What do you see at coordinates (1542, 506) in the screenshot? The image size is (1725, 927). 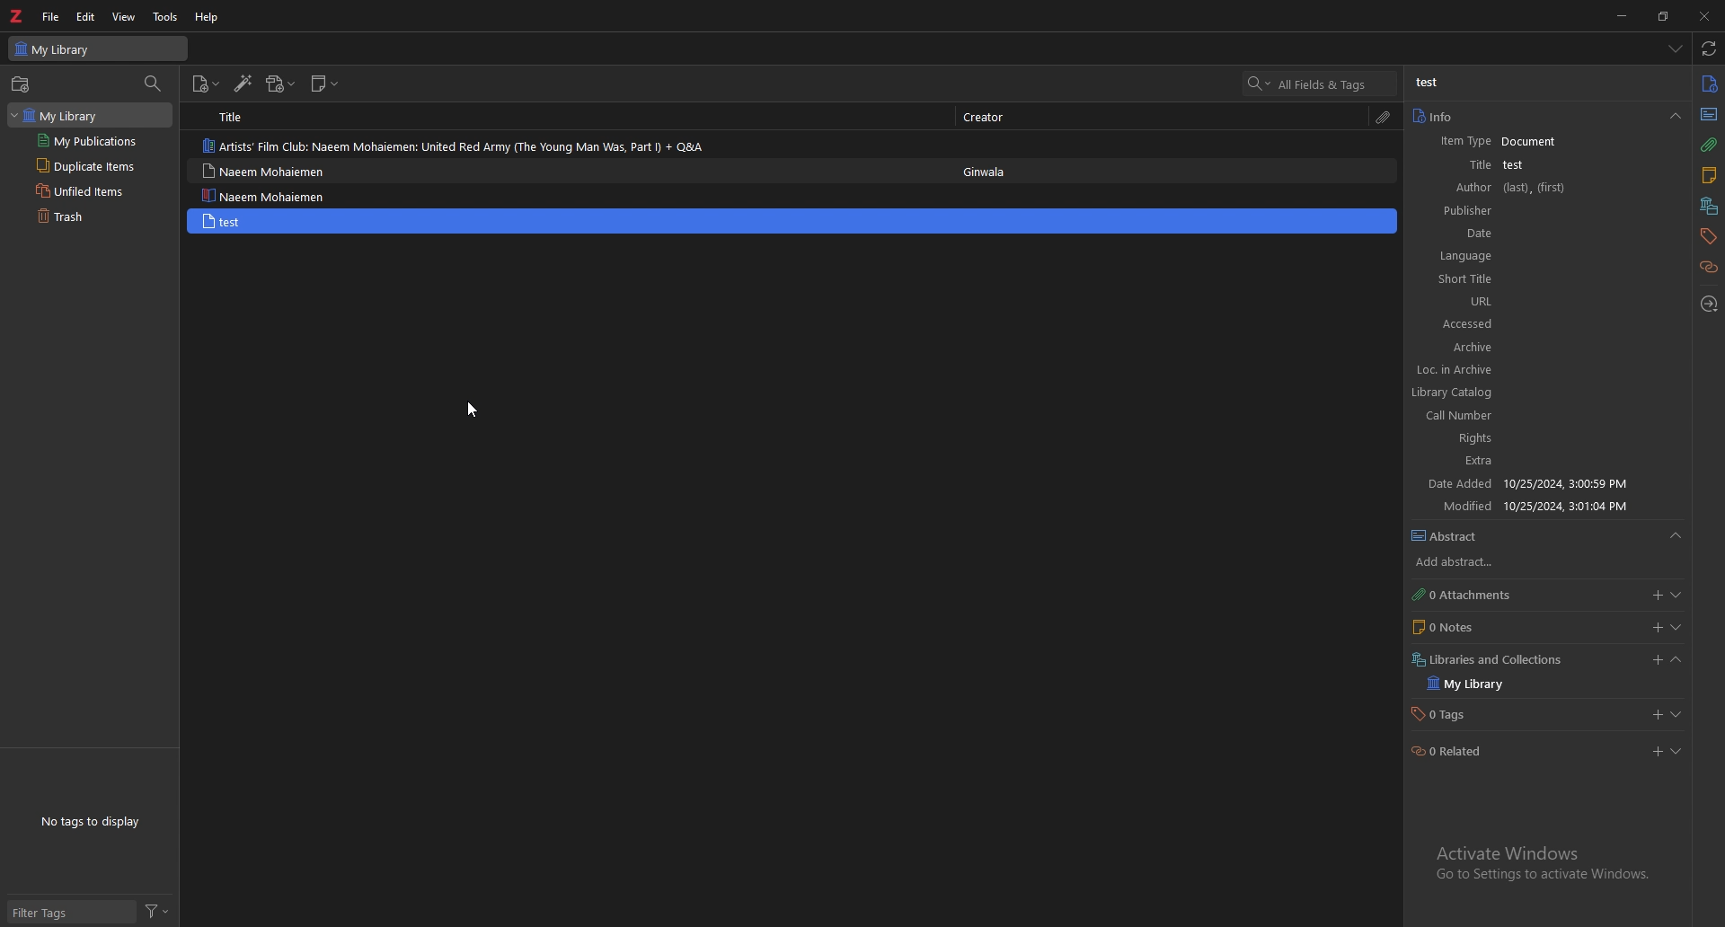 I see `Modified` at bounding box center [1542, 506].